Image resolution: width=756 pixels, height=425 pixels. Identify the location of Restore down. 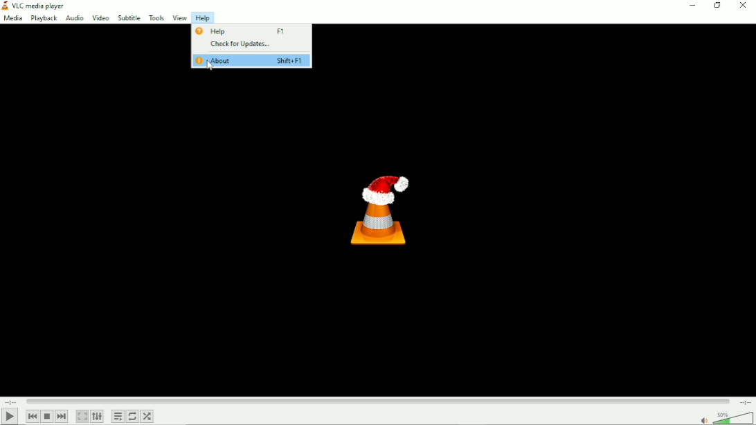
(717, 7).